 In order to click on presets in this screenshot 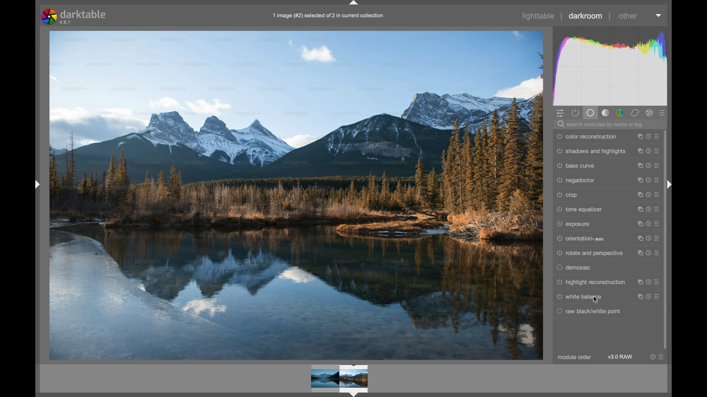, I will do `click(663, 114)`.